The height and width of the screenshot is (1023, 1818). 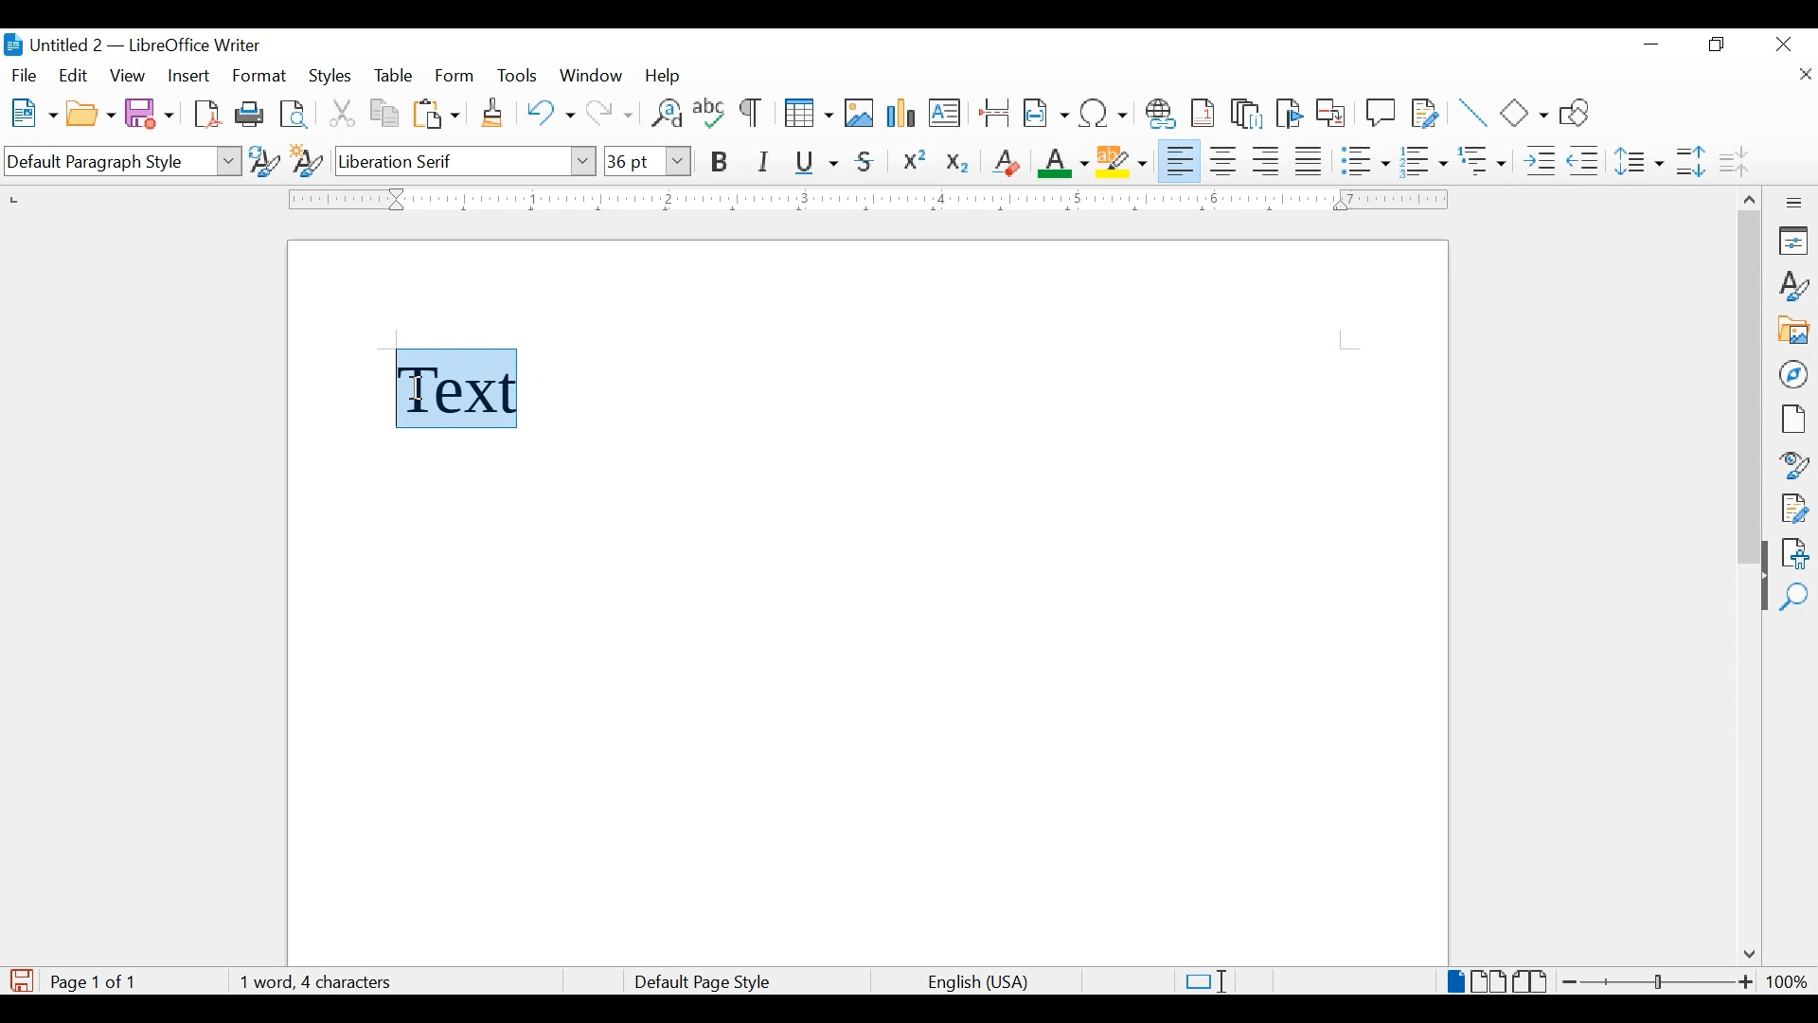 What do you see at coordinates (1423, 160) in the screenshot?
I see `toggle ordered list` at bounding box center [1423, 160].